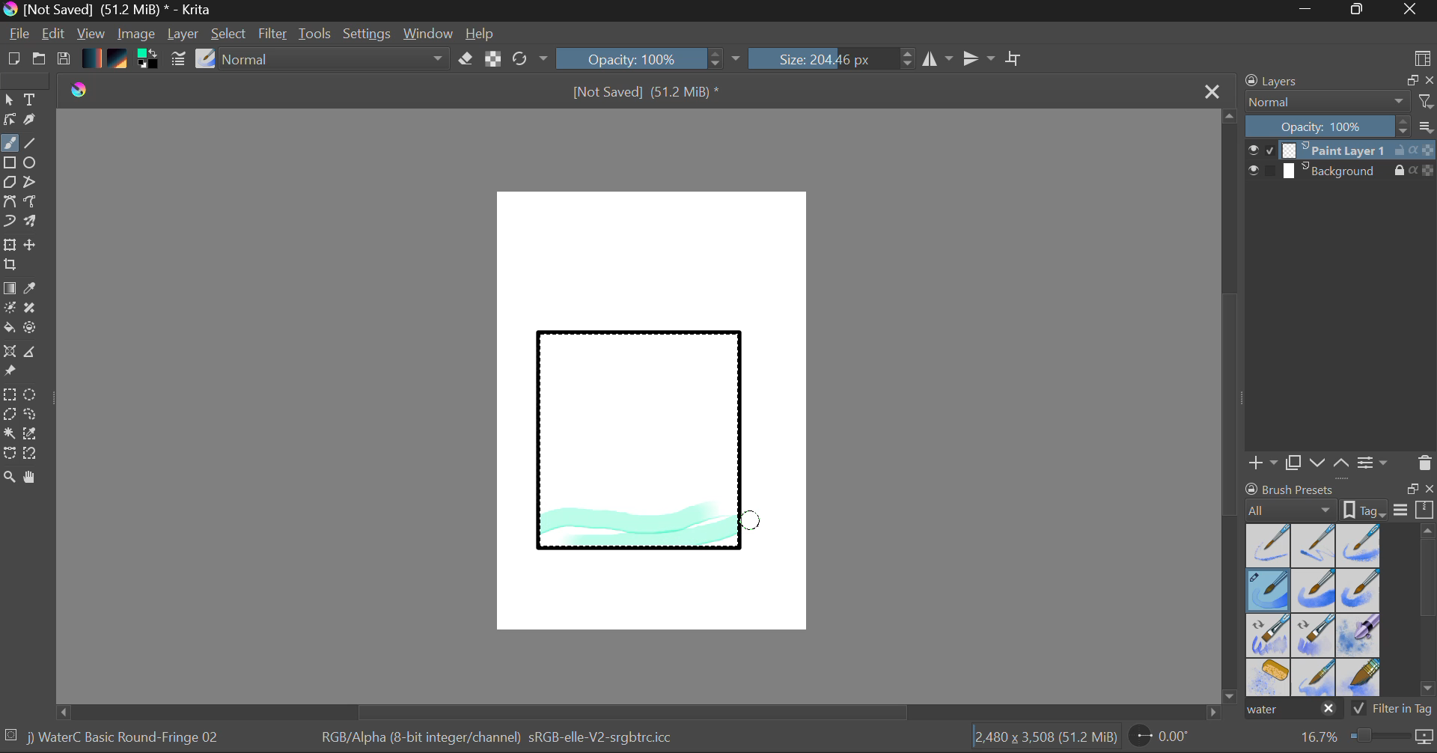  I want to click on File, so click(19, 36).